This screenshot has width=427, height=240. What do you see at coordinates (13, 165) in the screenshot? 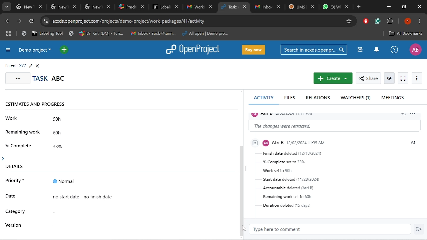
I see `details` at bounding box center [13, 165].